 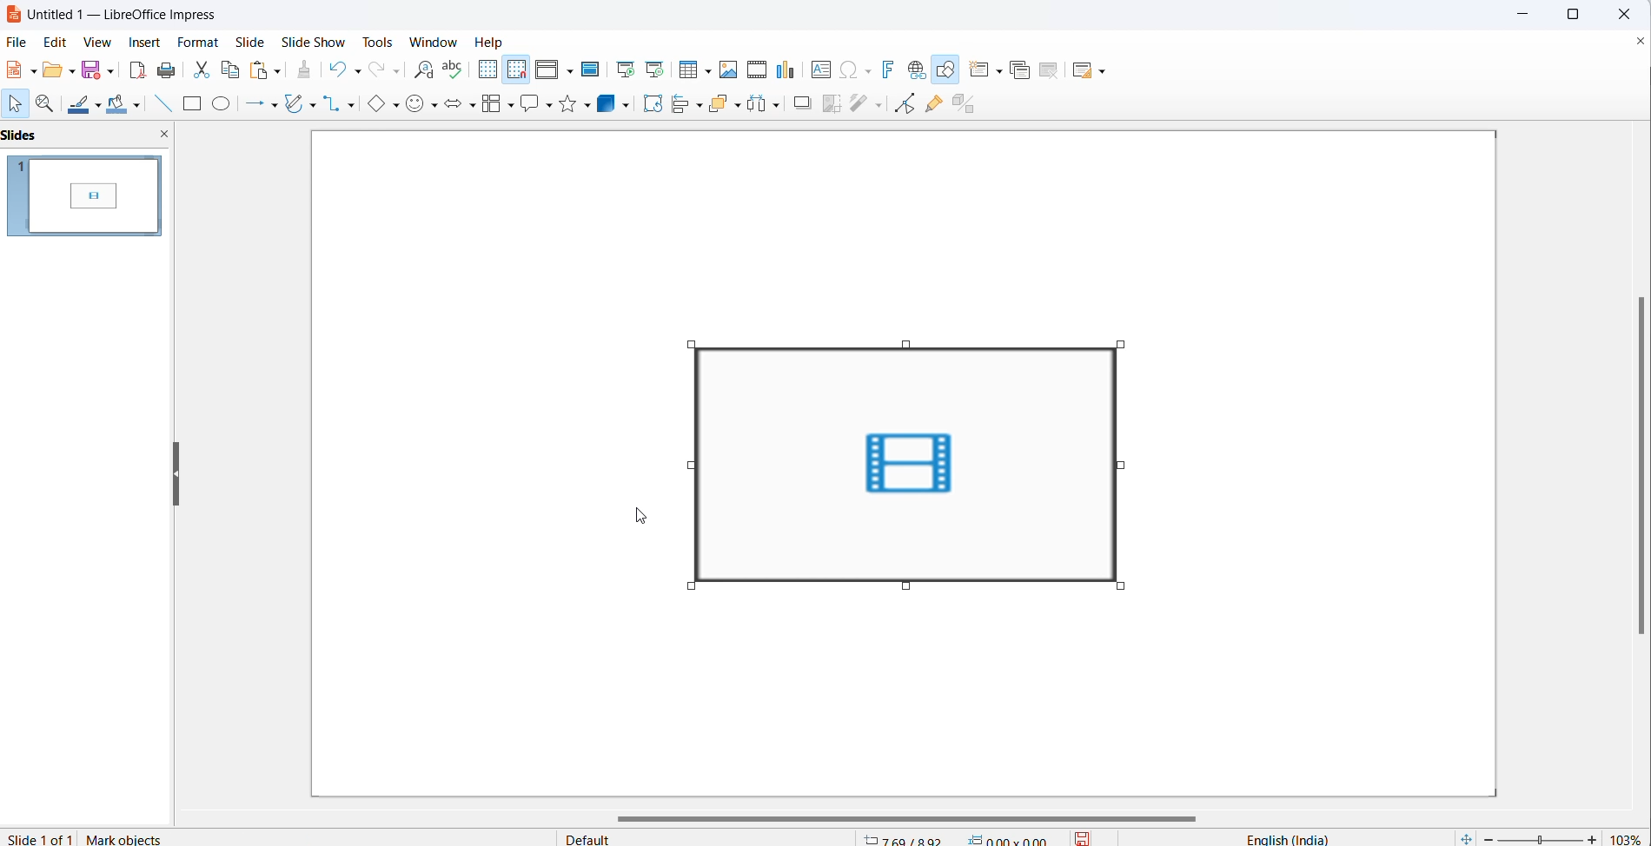 I want to click on symbol shapes options, so click(x=434, y=106).